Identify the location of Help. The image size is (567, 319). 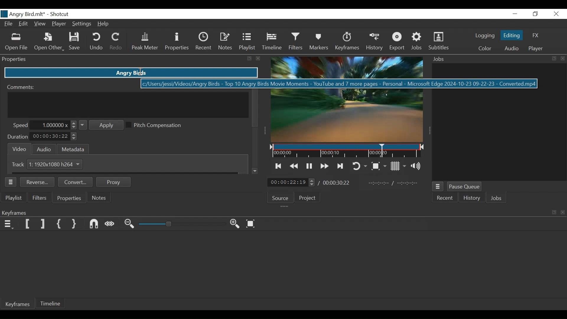
(104, 24).